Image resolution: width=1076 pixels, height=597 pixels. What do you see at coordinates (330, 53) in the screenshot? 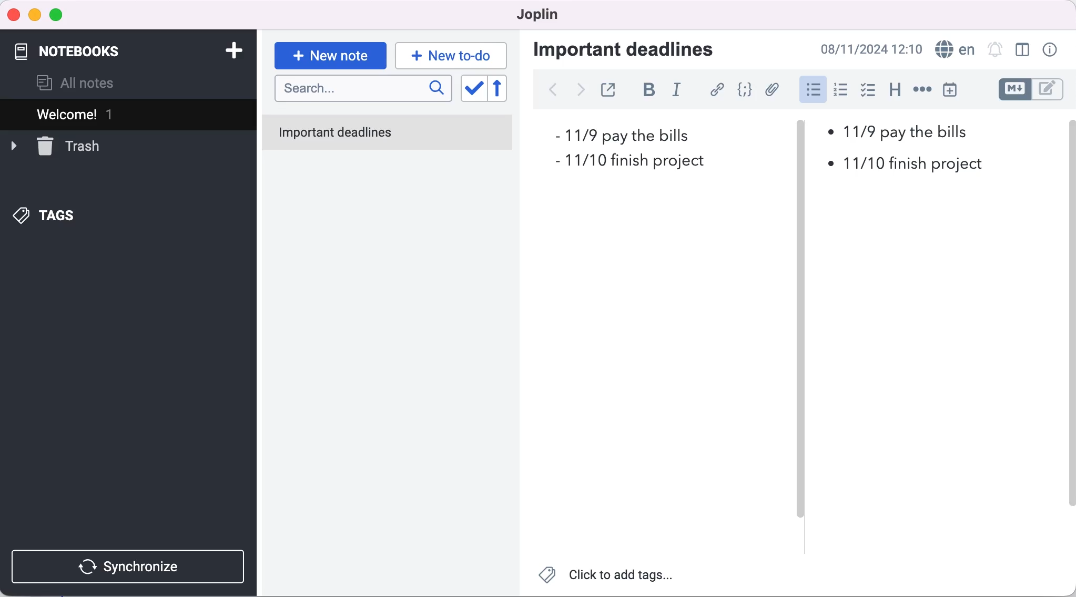
I see `new note` at bounding box center [330, 53].